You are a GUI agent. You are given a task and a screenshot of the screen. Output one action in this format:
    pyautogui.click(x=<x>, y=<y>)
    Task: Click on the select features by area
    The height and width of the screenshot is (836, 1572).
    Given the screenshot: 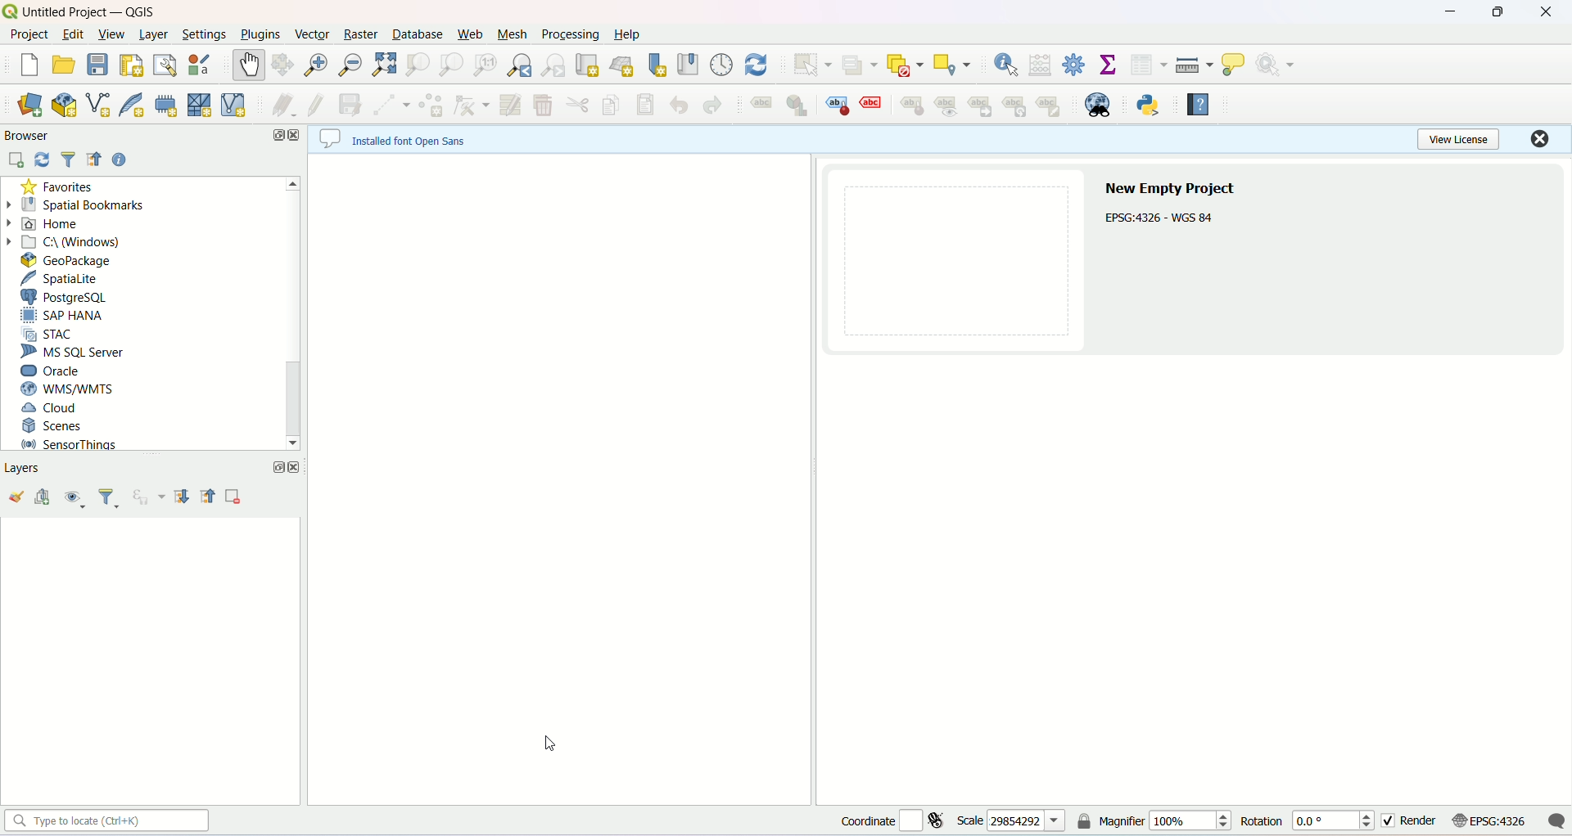 What is the action you would take?
    pyautogui.click(x=813, y=65)
    